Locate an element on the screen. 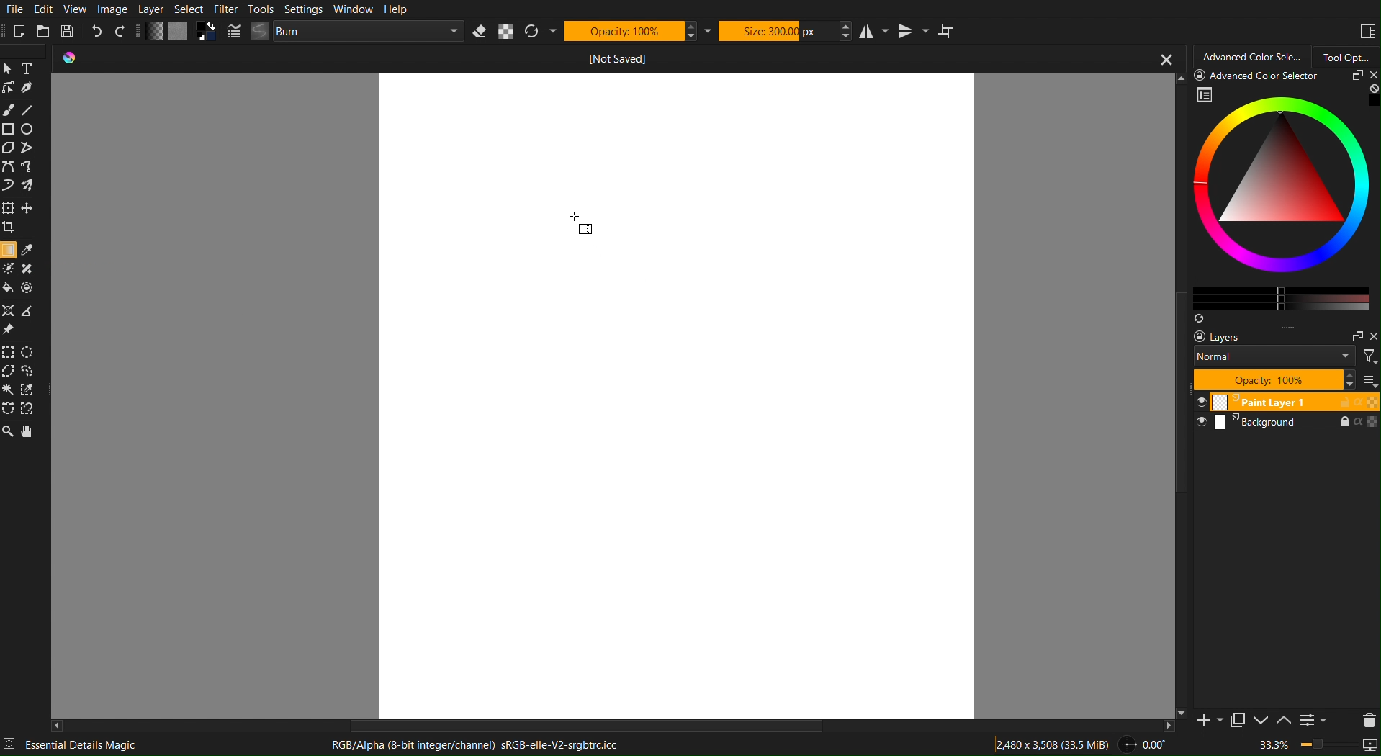  Cursor is located at coordinates (576, 215).